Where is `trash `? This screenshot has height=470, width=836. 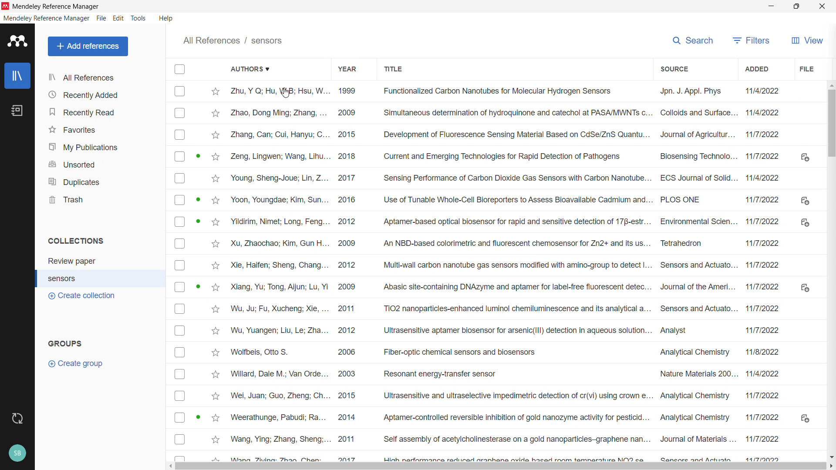
trash  is located at coordinates (101, 200).